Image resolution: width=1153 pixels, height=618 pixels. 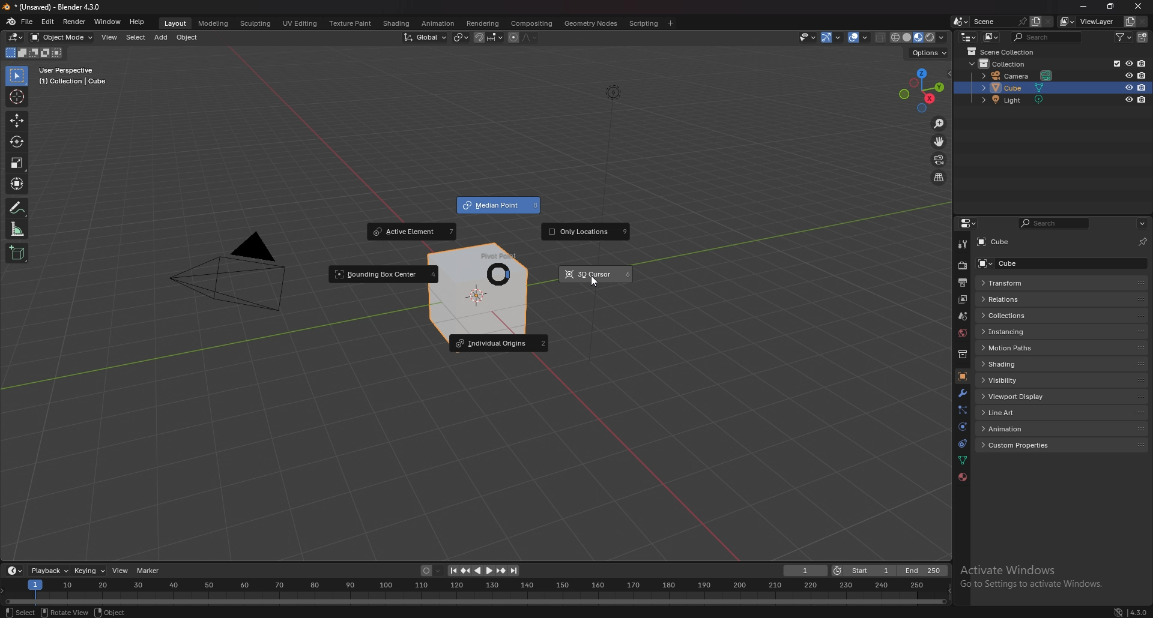 I want to click on file, so click(x=28, y=22).